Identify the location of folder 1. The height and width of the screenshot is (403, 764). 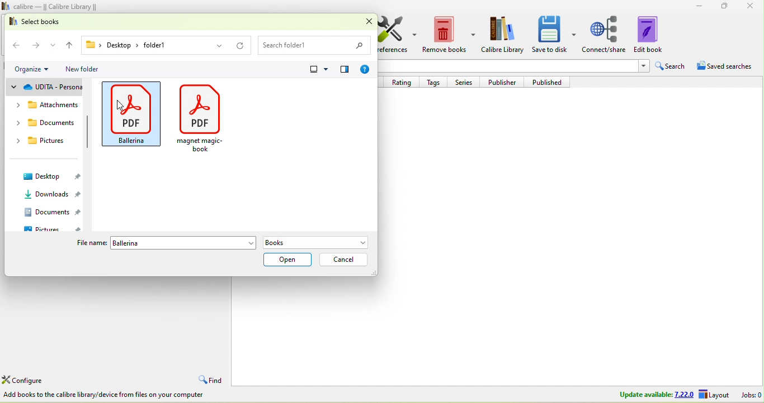
(183, 45).